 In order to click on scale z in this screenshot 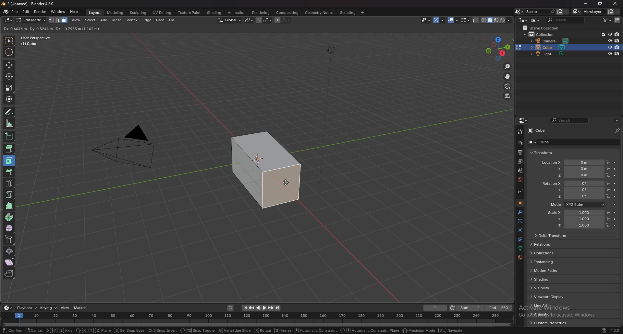, I will do `click(575, 226)`.